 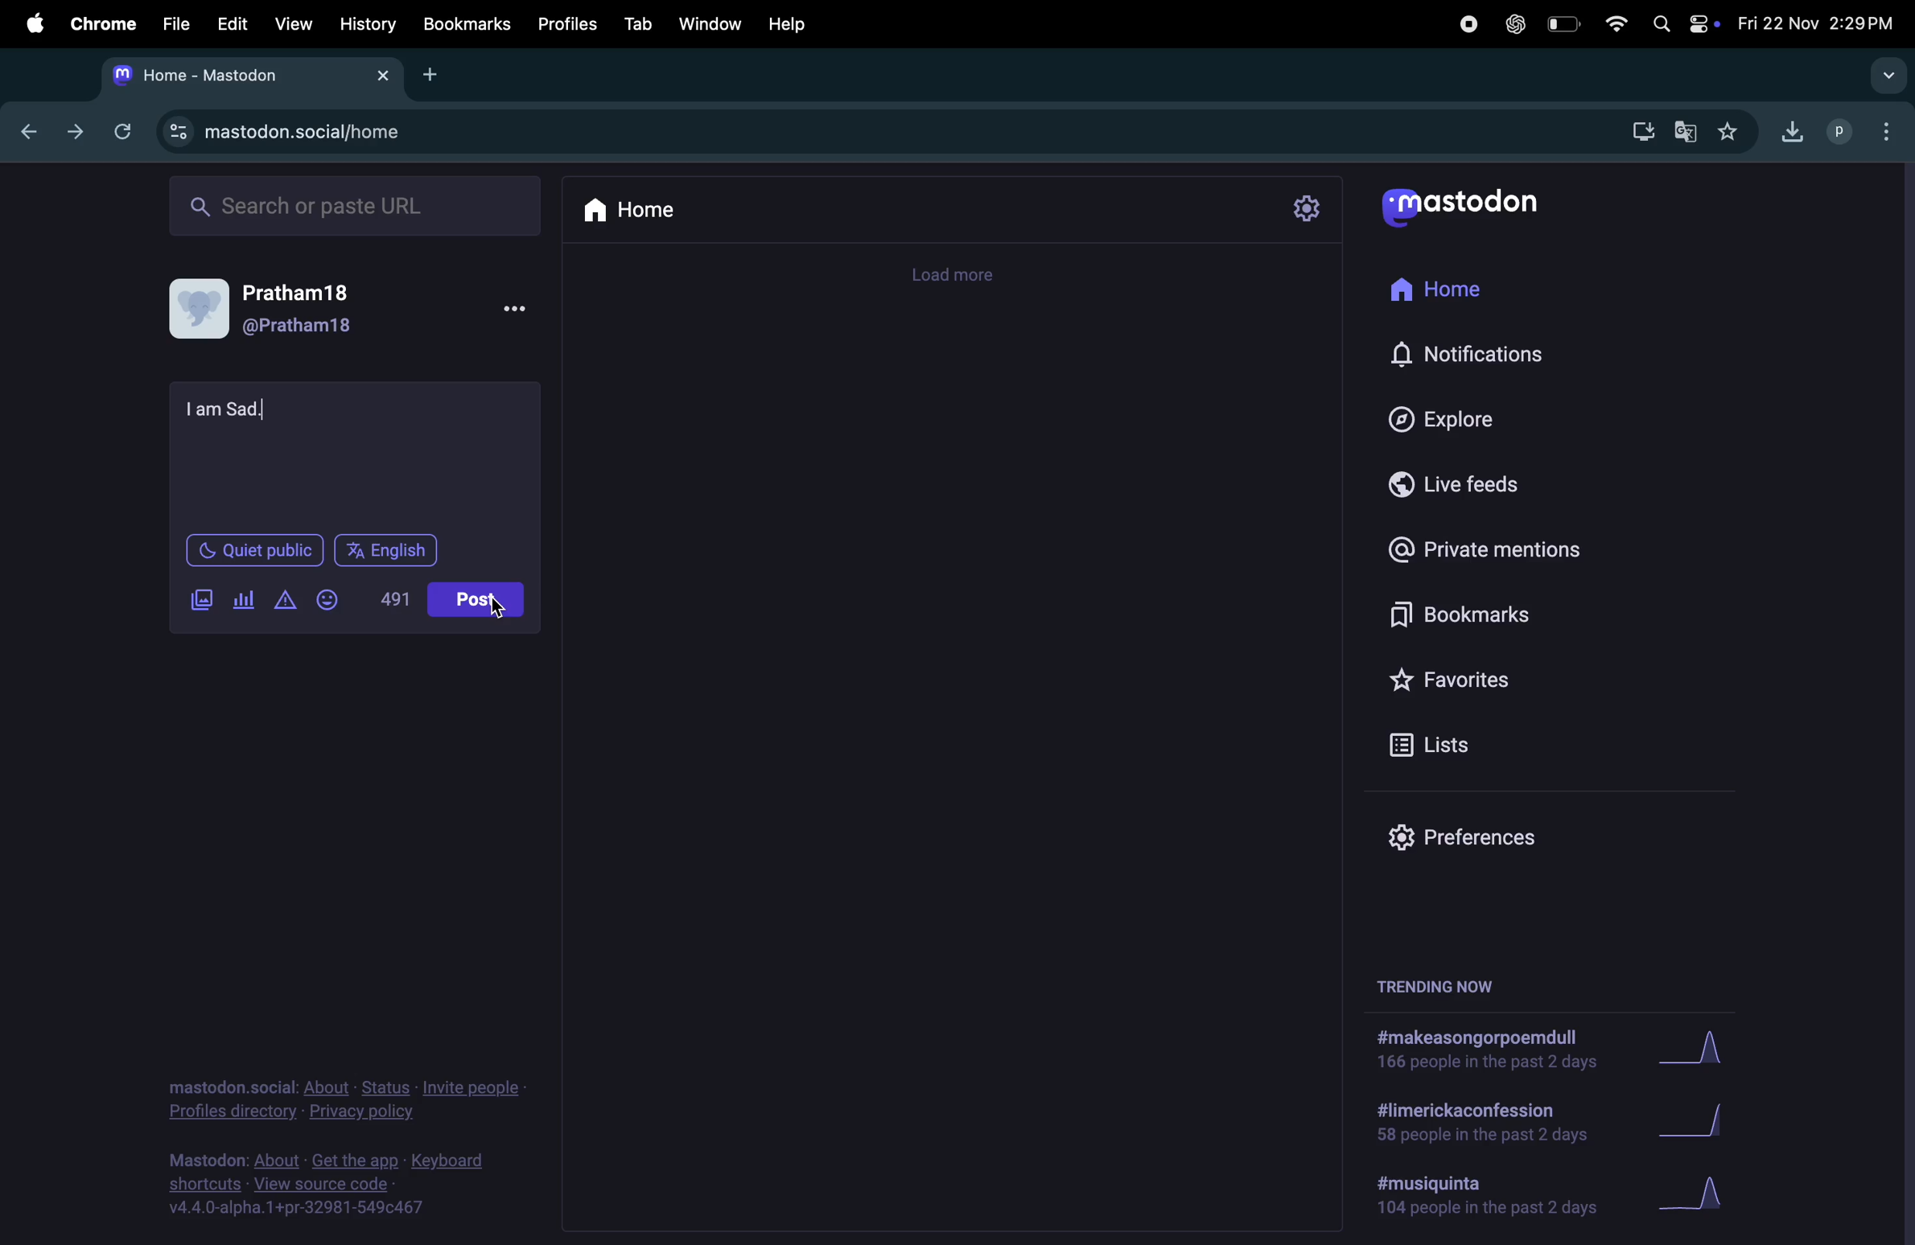 I want to click on trending now, so click(x=1446, y=984).